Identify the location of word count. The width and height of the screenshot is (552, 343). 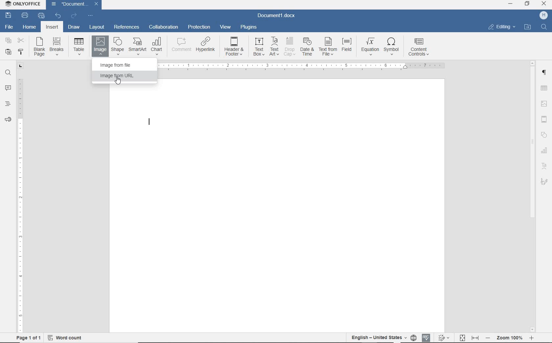
(67, 338).